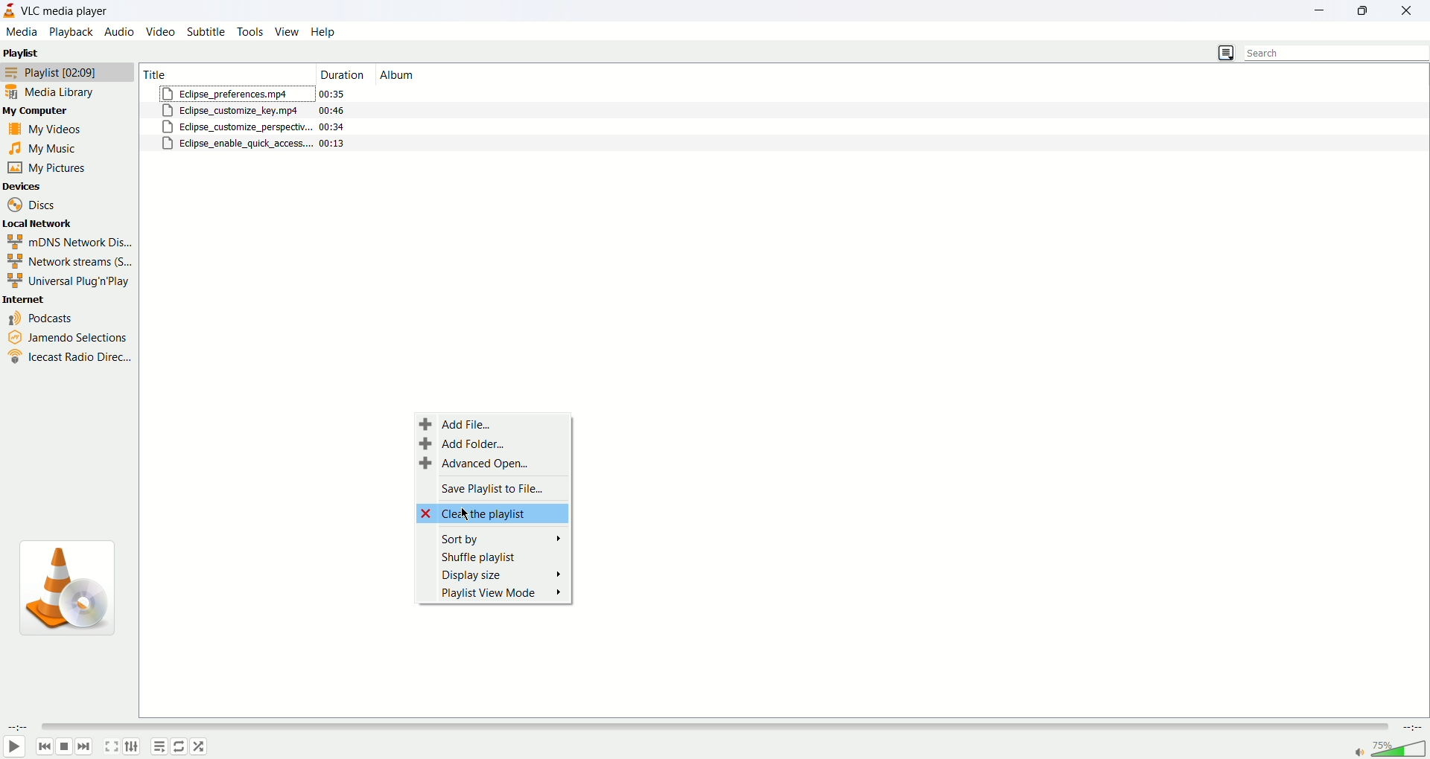 This screenshot has width=1430, height=759. Describe the element at coordinates (1411, 10) in the screenshot. I see `close` at that location.